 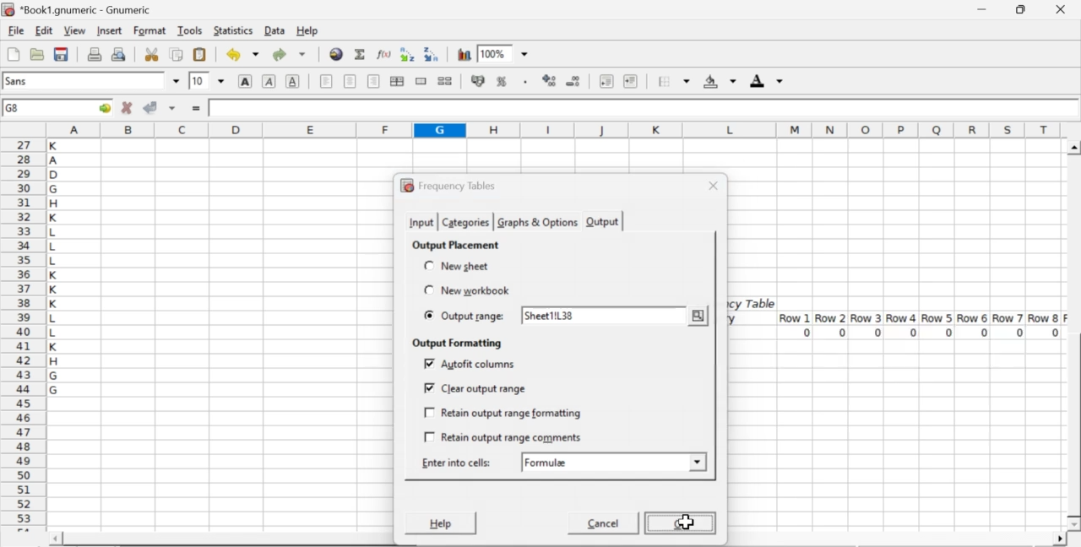 I want to click on output, so click(x=603, y=222).